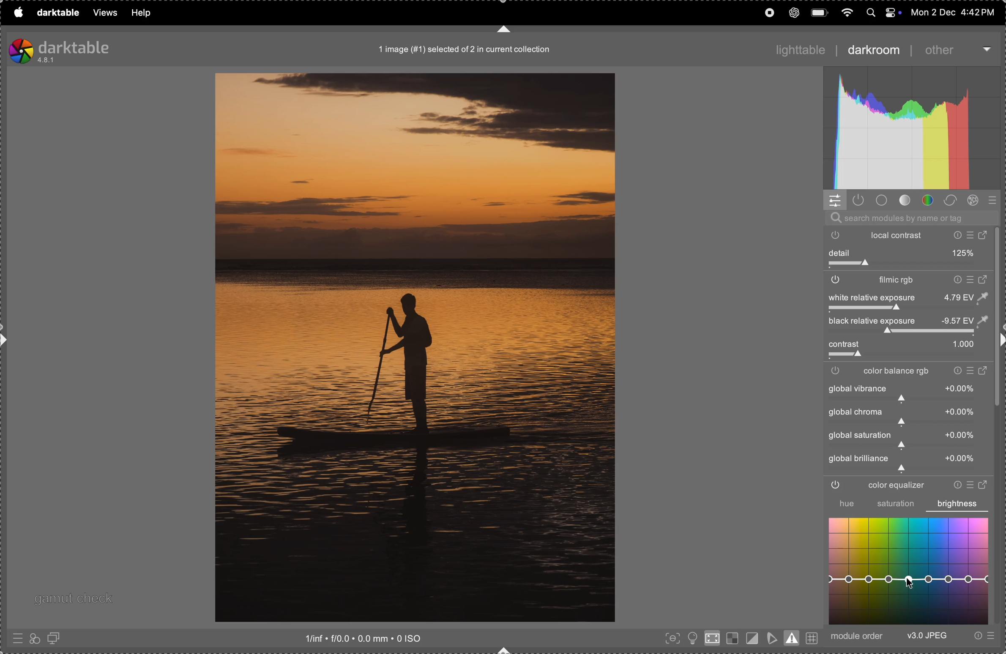  Describe the element at coordinates (908, 356) in the screenshot. I see `toggle bar` at that location.